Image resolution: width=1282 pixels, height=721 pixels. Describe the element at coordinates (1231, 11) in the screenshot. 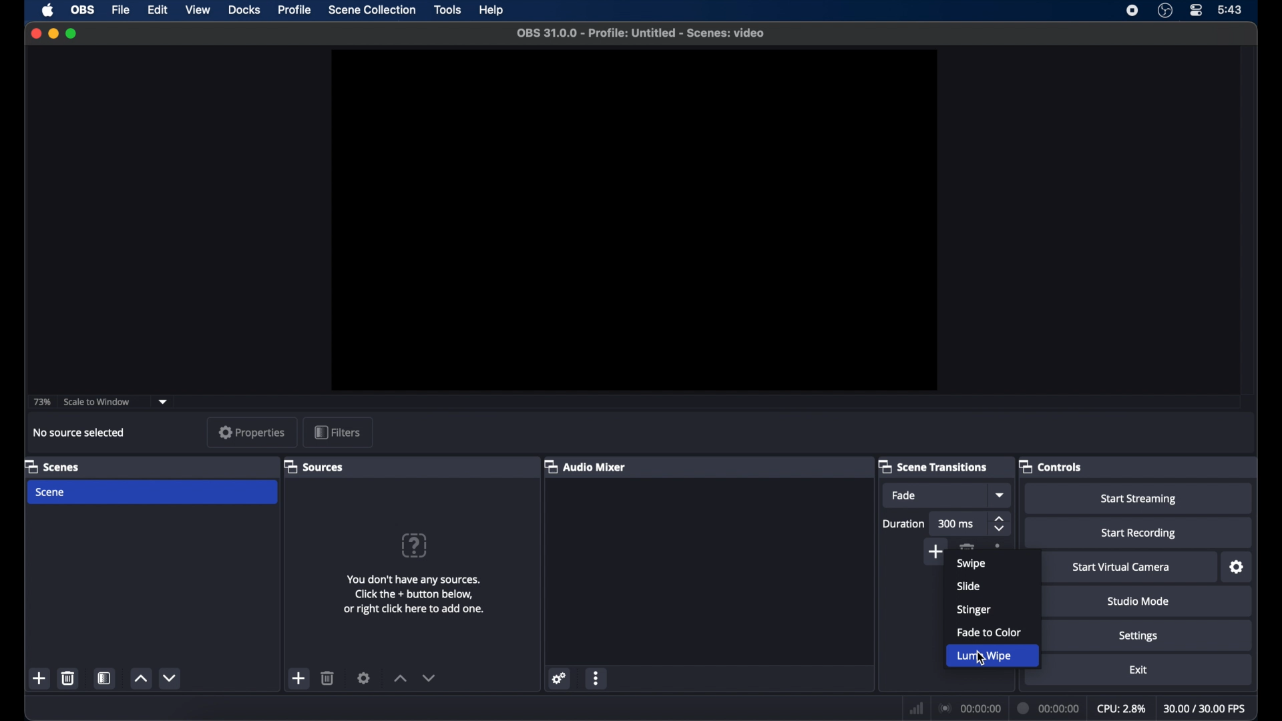

I see `time` at that location.